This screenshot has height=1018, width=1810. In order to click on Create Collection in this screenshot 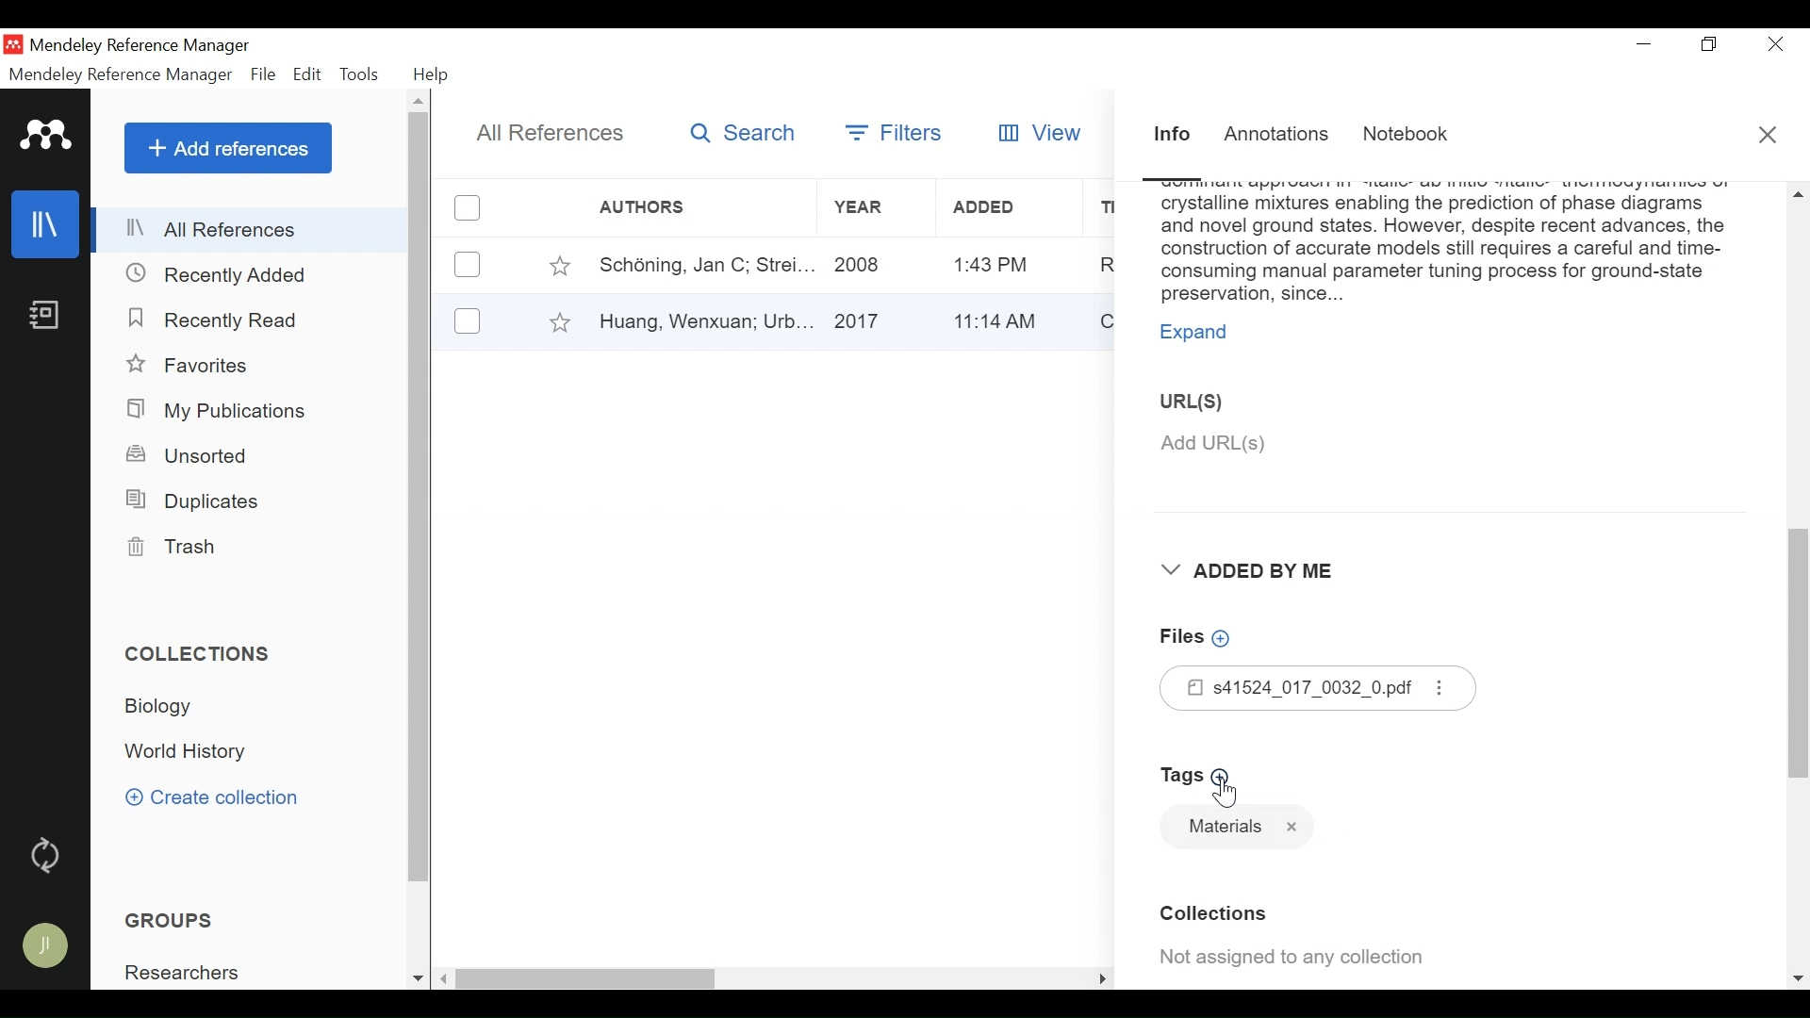, I will do `click(212, 796)`.